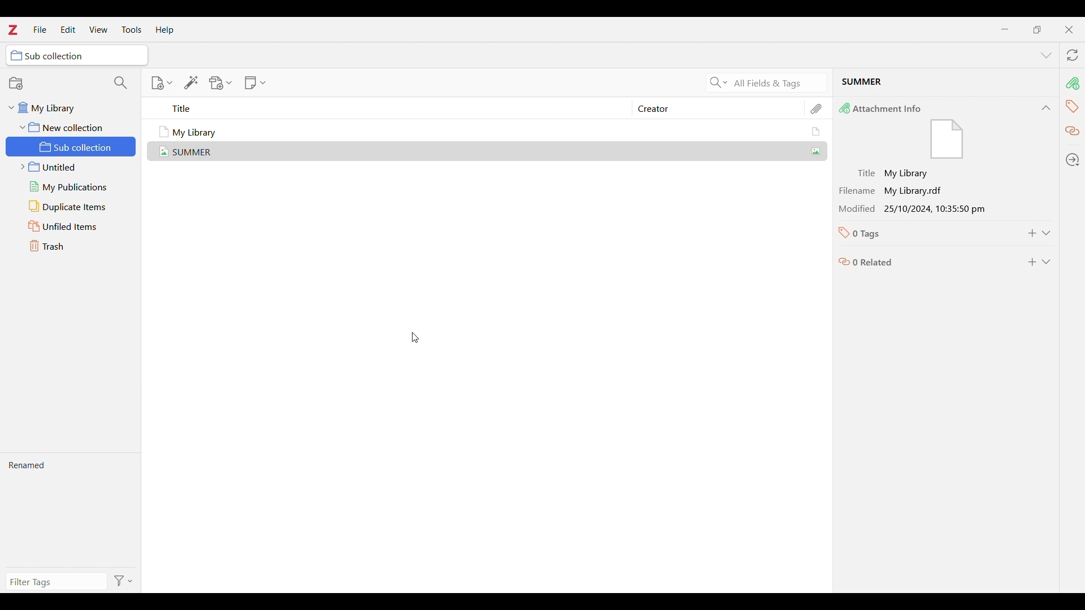  I want to click on Title , so click(396, 108).